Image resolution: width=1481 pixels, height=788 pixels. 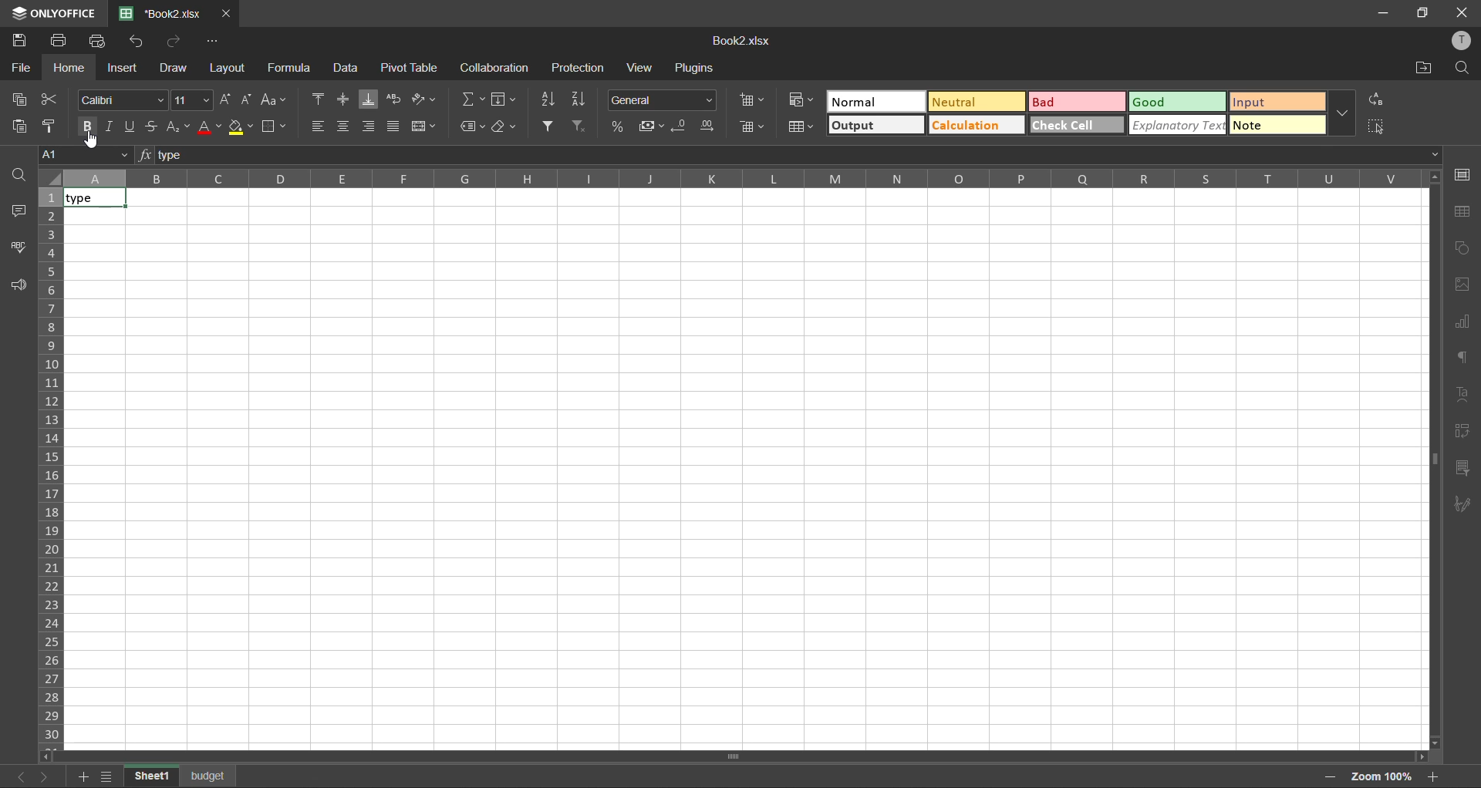 I want to click on home, so click(x=68, y=67).